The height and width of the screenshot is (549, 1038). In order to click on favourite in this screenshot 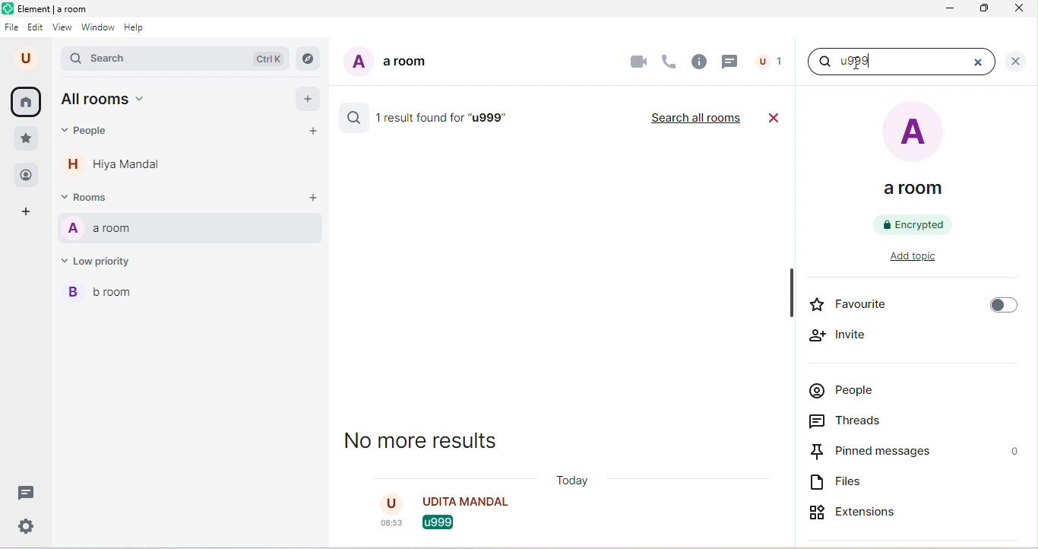, I will do `click(911, 306)`.